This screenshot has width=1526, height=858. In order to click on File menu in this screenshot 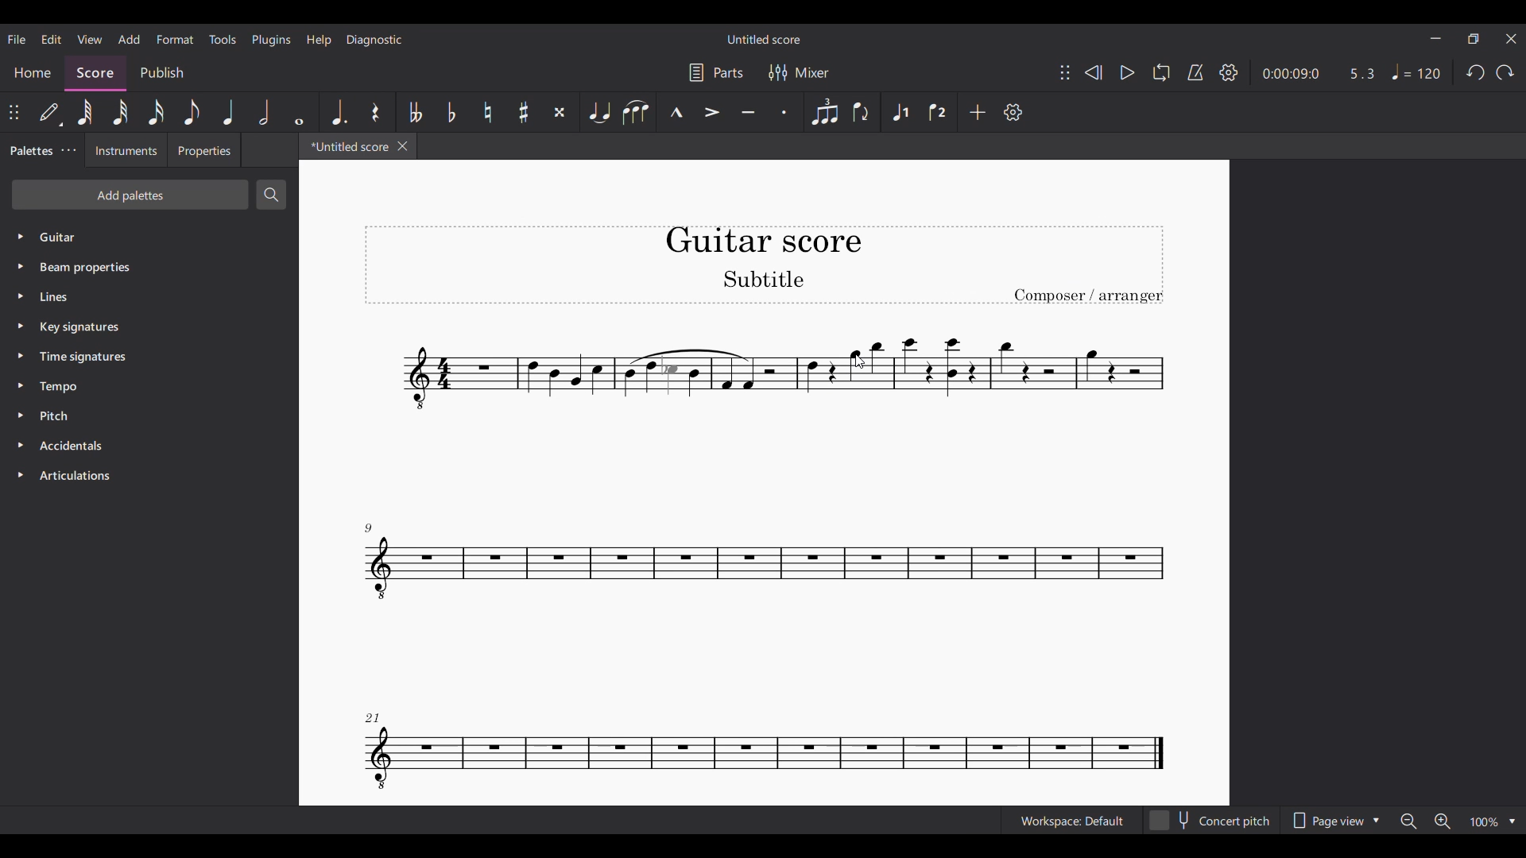, I will do `click(17, 39)`.